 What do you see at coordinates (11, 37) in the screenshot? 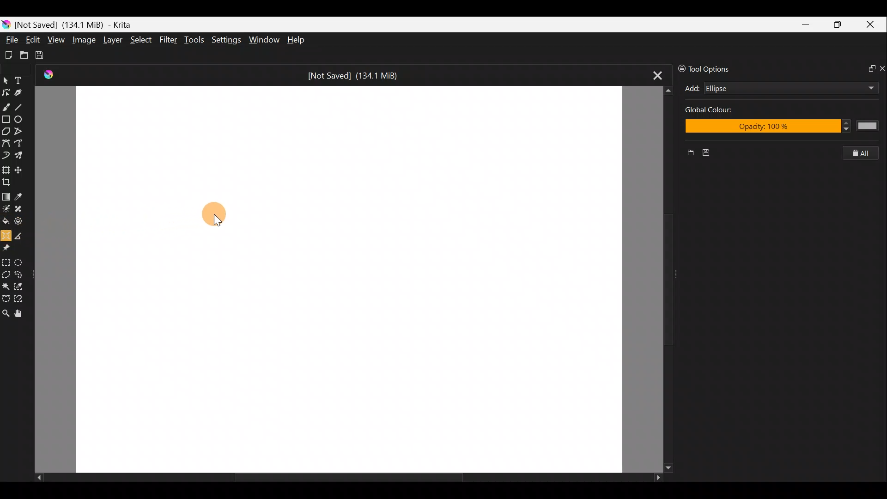
I see `File` at bounding box center [11, 37].